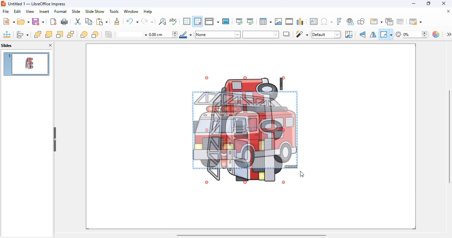  I want to click on tools, so click(114, 11).